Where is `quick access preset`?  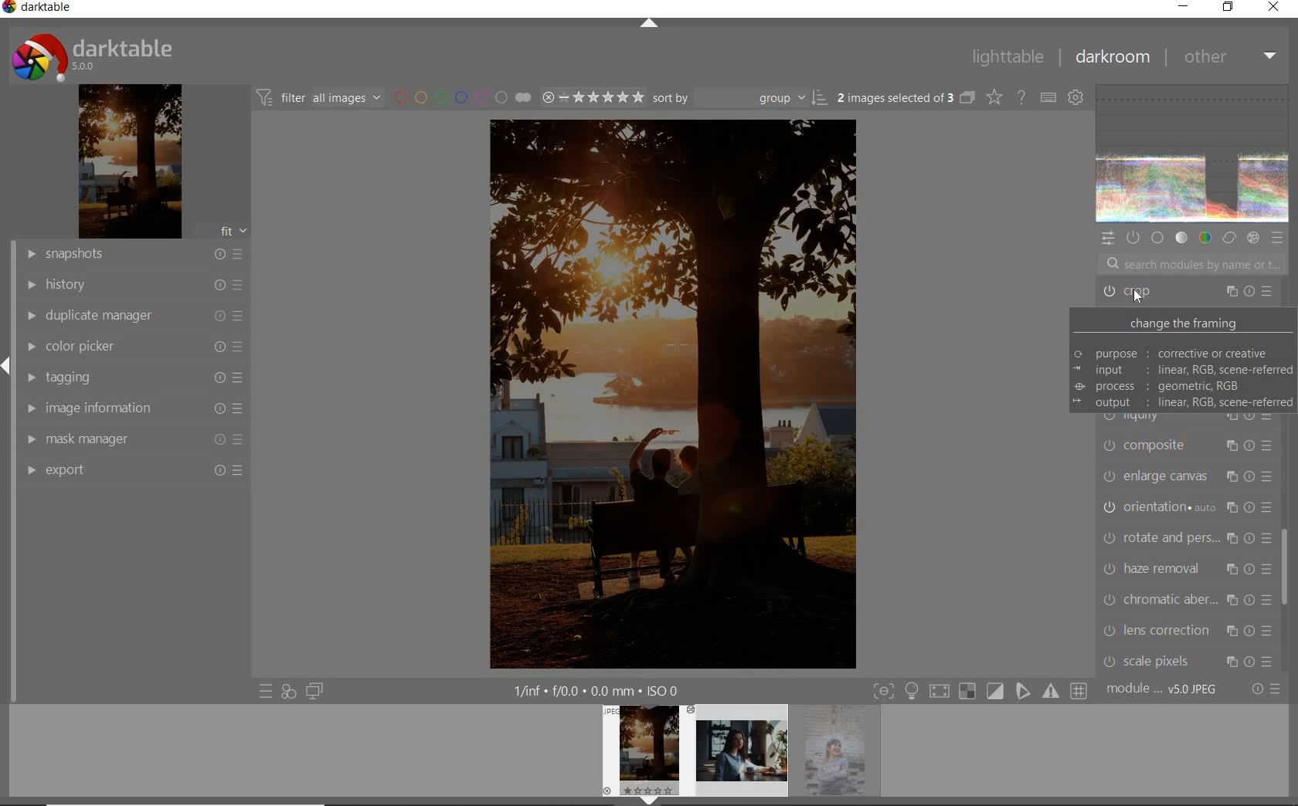 quick access preset is located at coordinates (266, 693).